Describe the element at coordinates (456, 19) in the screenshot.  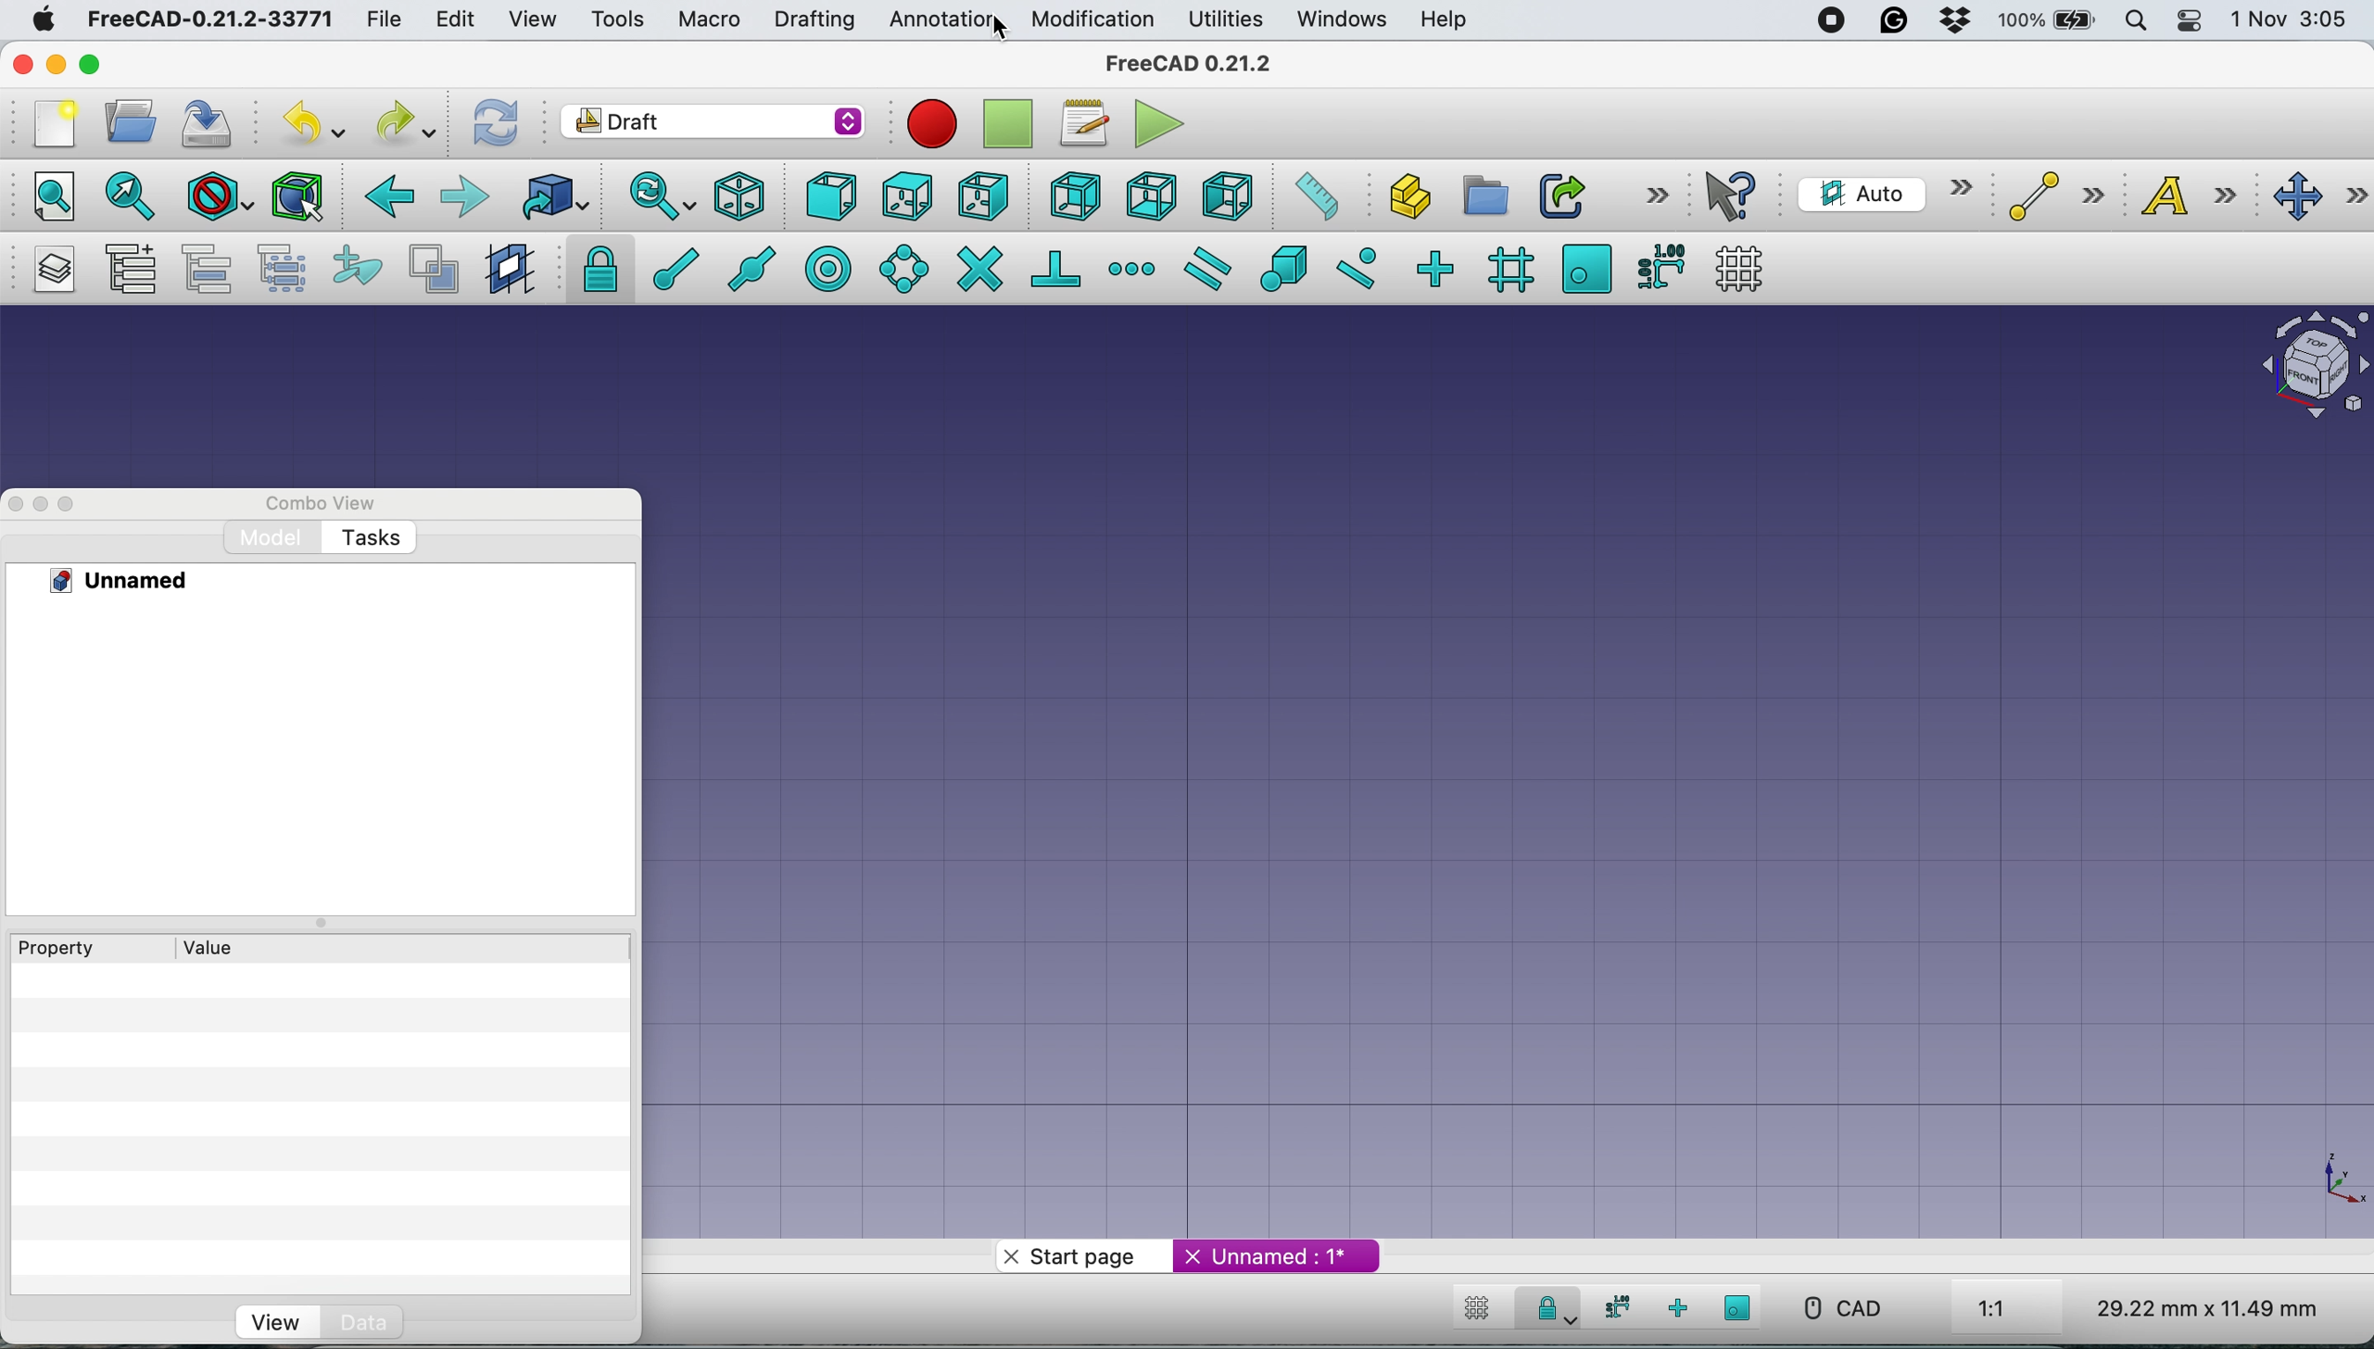
I see `edit` at that location.